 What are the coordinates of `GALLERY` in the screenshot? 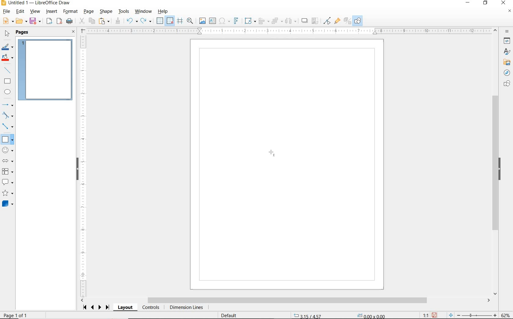 It's located at (506, 62).